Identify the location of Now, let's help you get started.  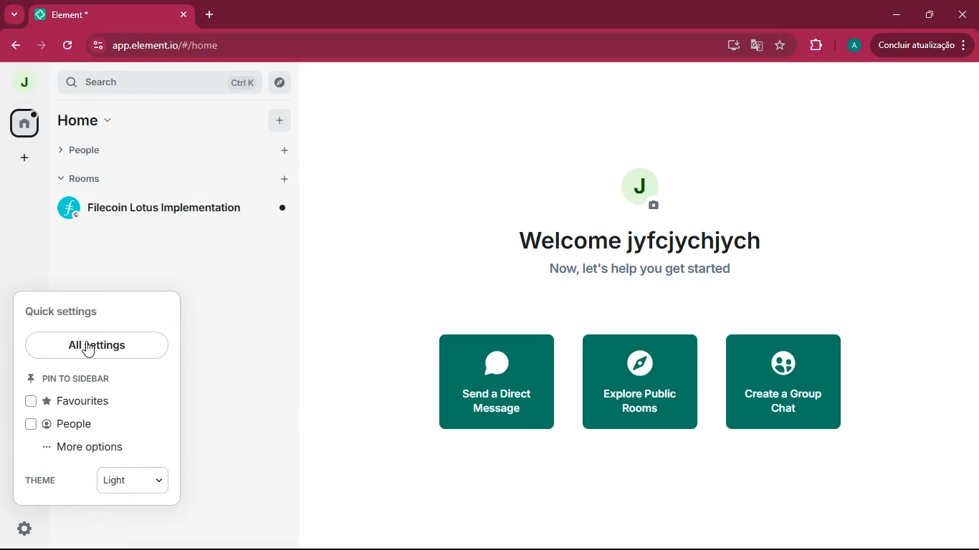
(639, 271).